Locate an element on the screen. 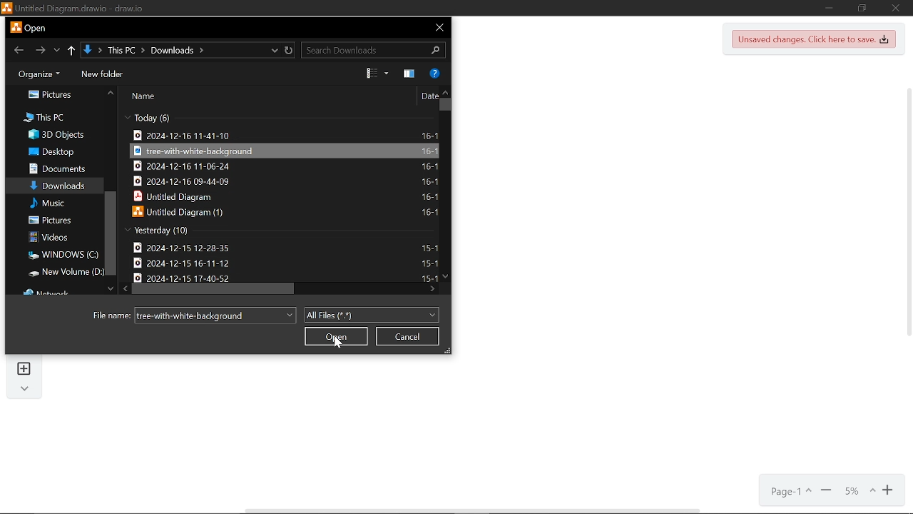  selected file  is located at coordinates (285, 150).